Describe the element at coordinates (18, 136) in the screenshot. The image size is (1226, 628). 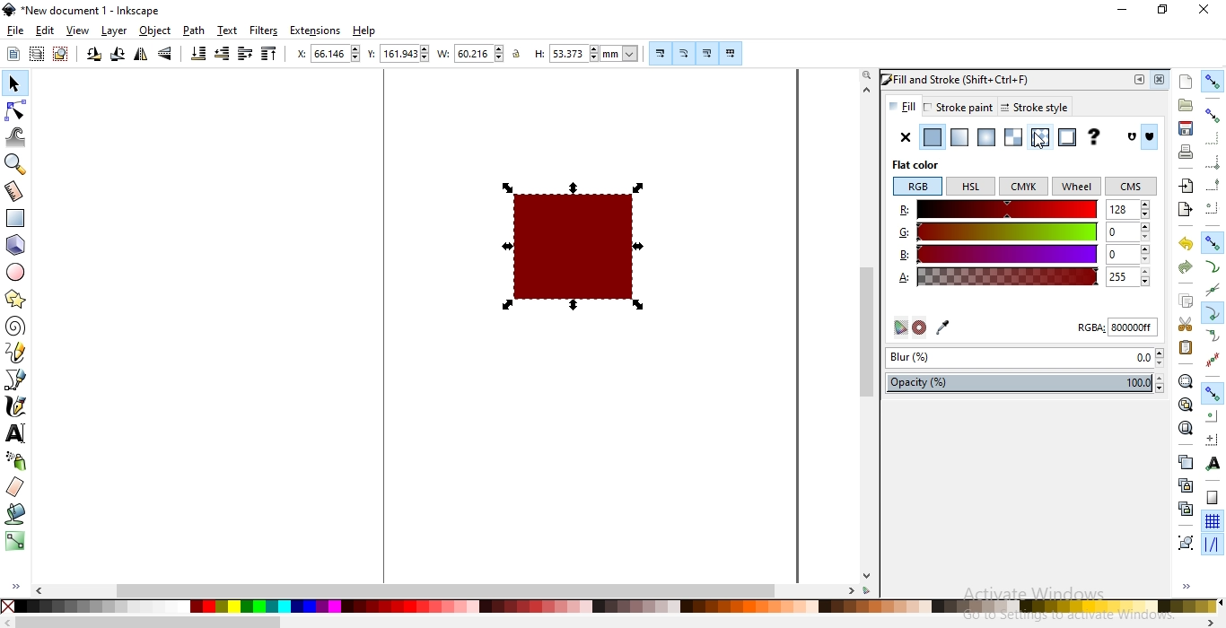
I see `tweak objects by sculpting or painting` at that location.